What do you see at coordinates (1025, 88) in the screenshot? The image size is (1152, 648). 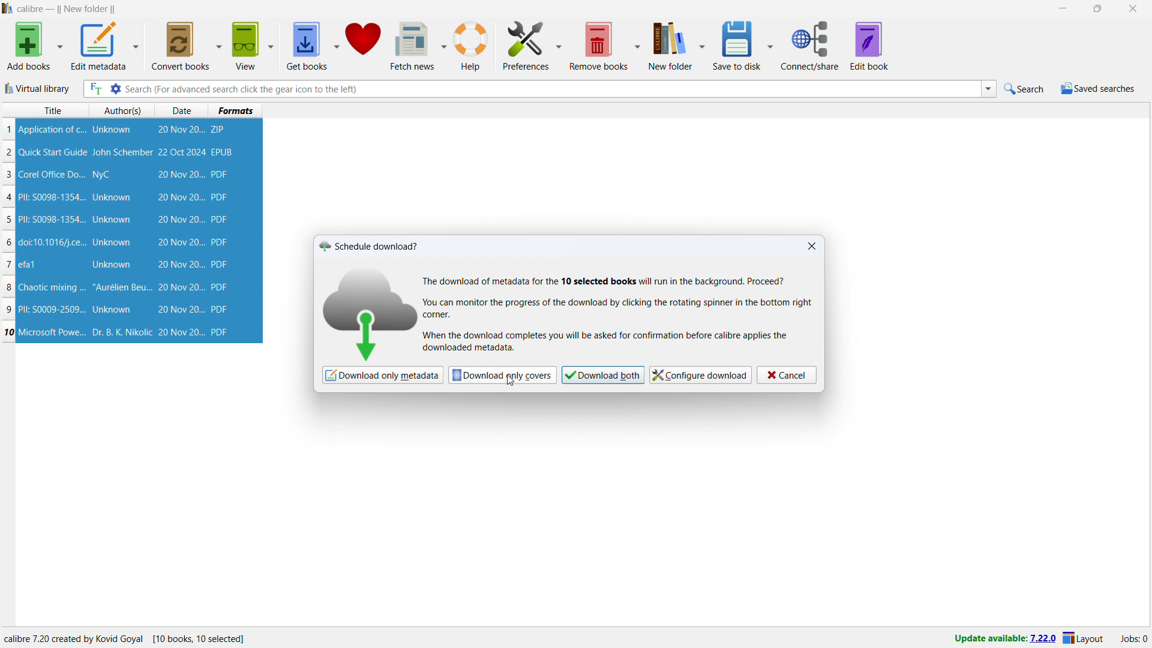 I see `search` at bounding box center [1025, 88].